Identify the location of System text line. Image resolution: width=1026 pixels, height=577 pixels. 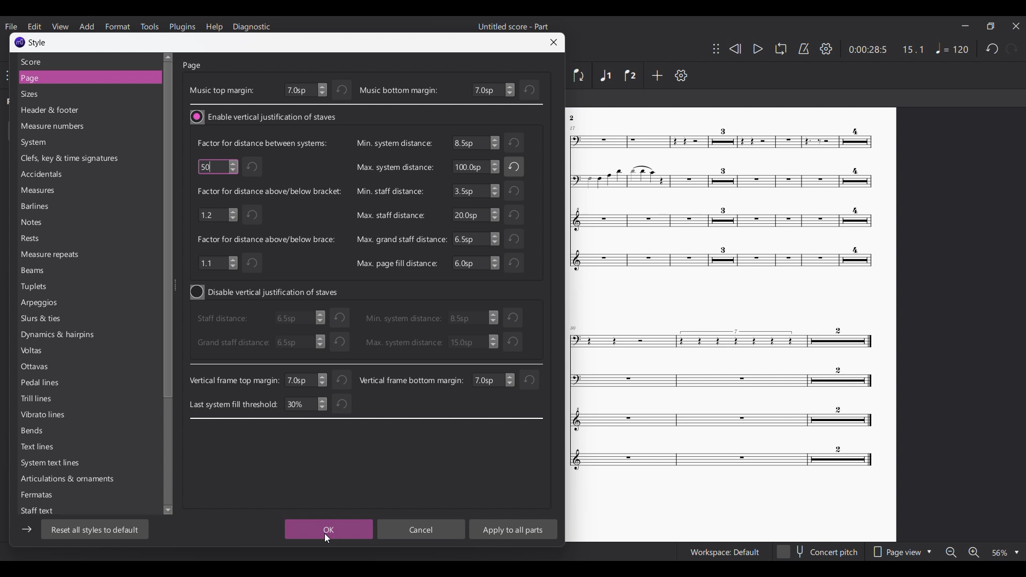
(53, 464).